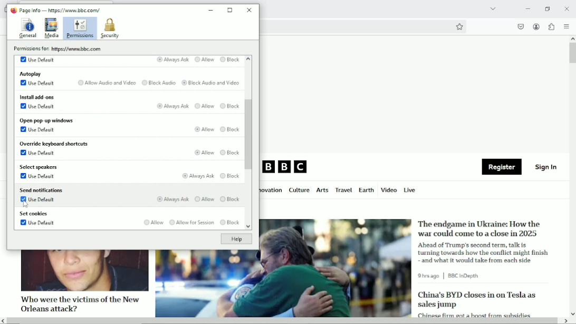 This screenshot has height=324, width=576. What do you see at coordinates (551, 26) in the screenshot?
I see `Extensions` at bounding box center [551, 26].